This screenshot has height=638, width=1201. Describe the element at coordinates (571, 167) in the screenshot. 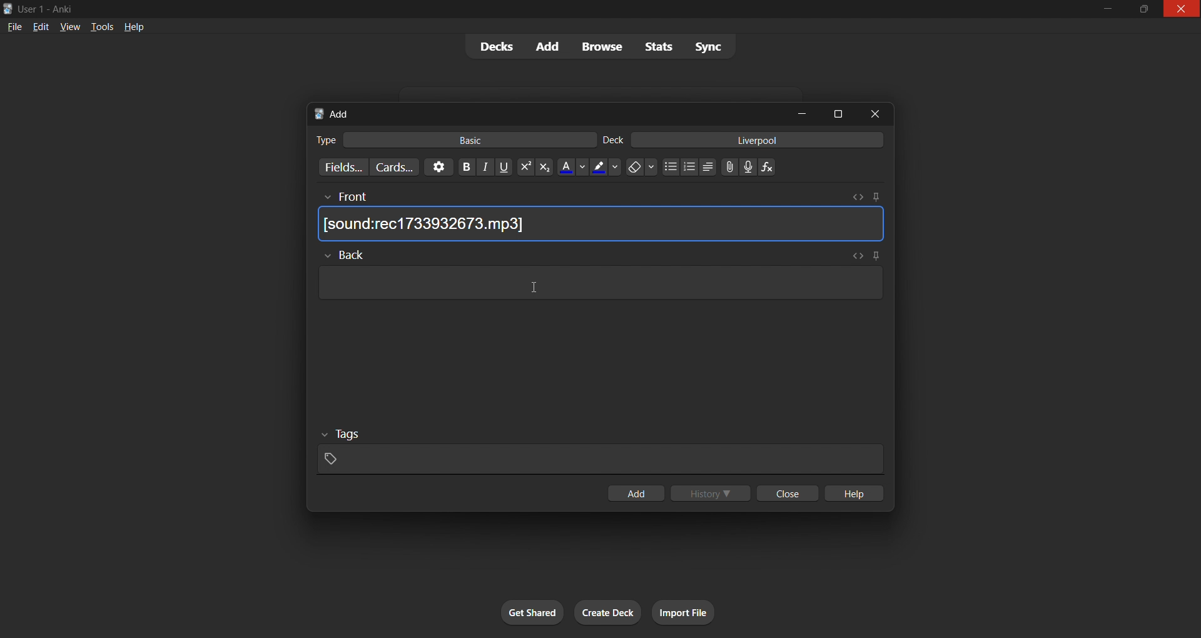

I see `text color` at that location.